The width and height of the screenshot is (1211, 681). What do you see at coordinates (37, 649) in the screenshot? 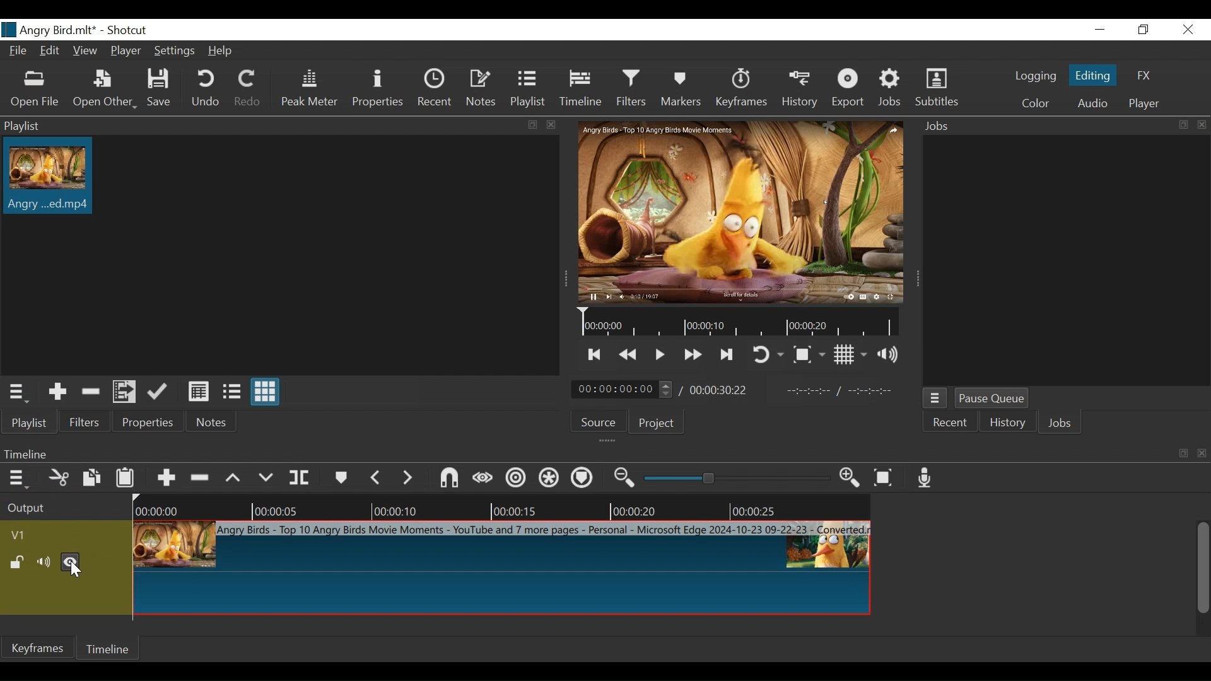
I see `Keyframe` at bounding box center [37, 649].